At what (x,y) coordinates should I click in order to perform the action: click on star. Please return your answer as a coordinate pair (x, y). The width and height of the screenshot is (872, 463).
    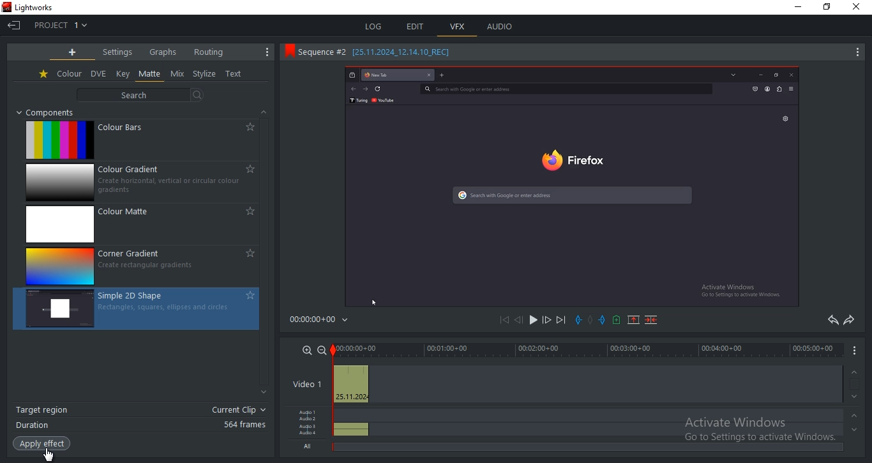
    Looking at the image, I should click on (44, 75).